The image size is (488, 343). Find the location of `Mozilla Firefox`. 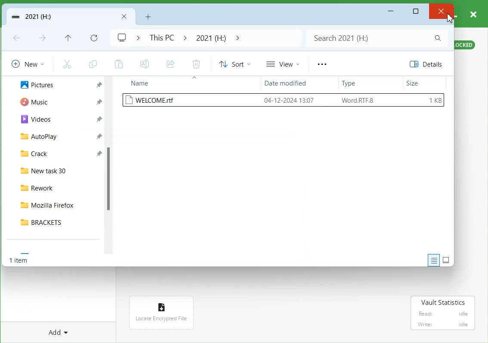

Mozilla Firefox is located at coordinates (58, 205).